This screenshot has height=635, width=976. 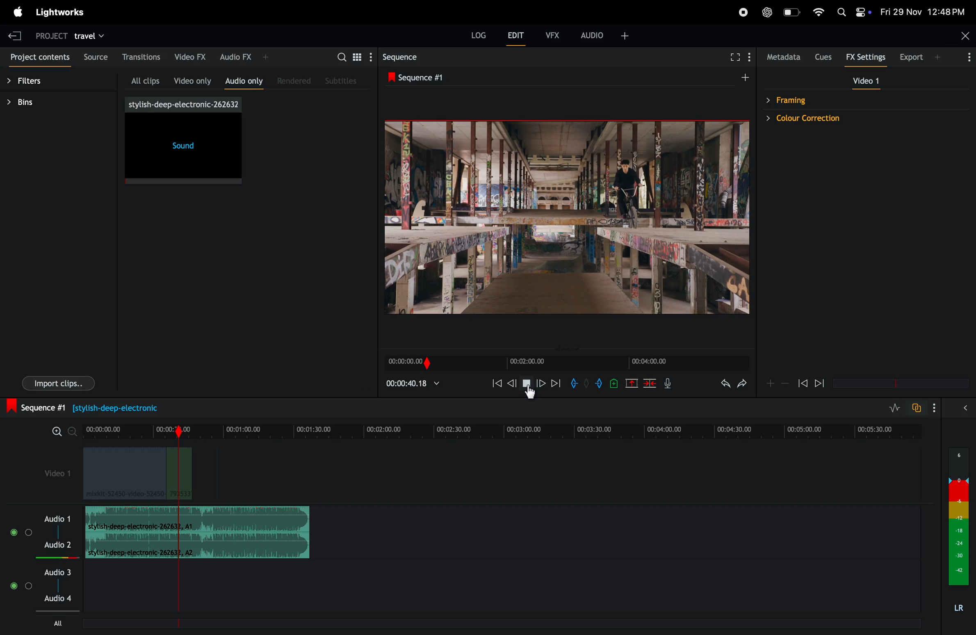 I want to click on all clips, so click(x=146, y=79).